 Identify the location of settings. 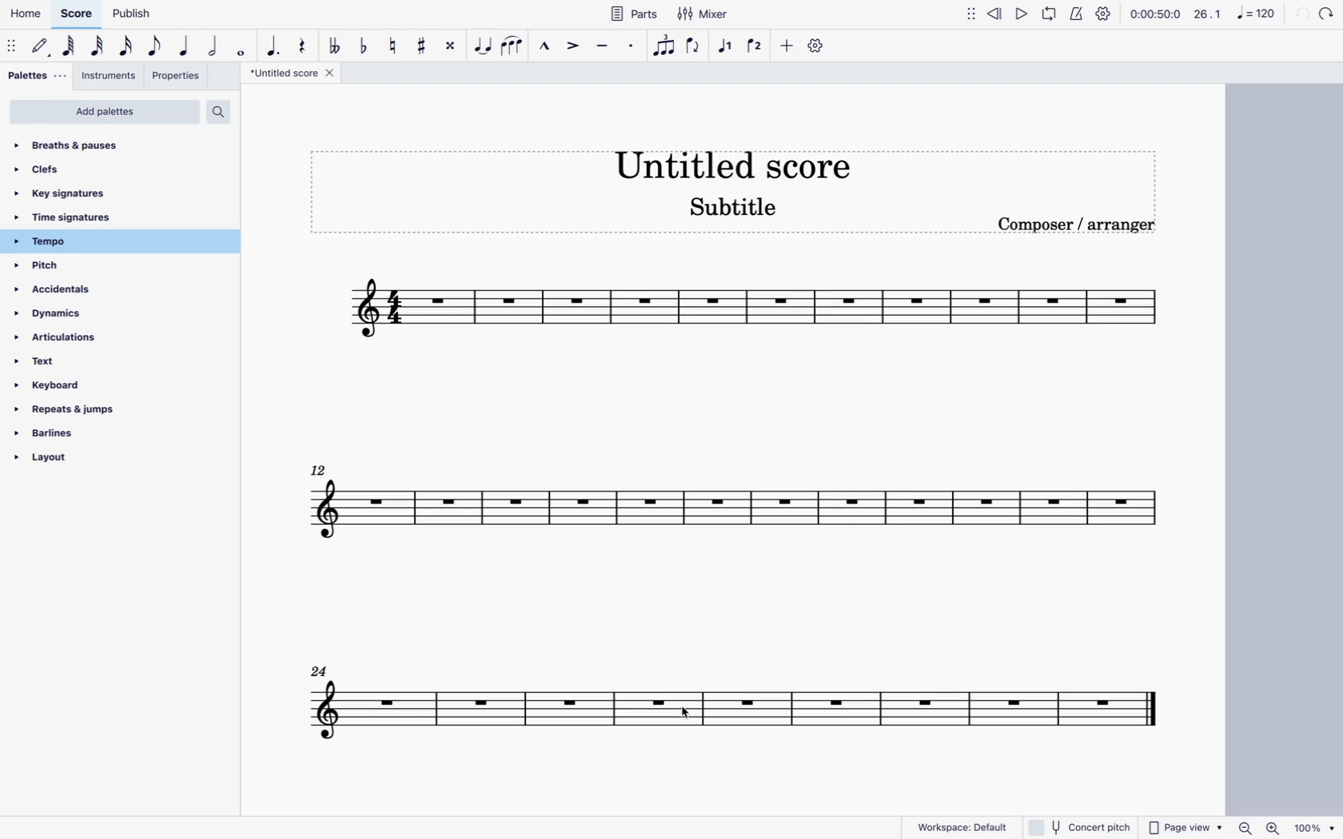
(1106, 15).